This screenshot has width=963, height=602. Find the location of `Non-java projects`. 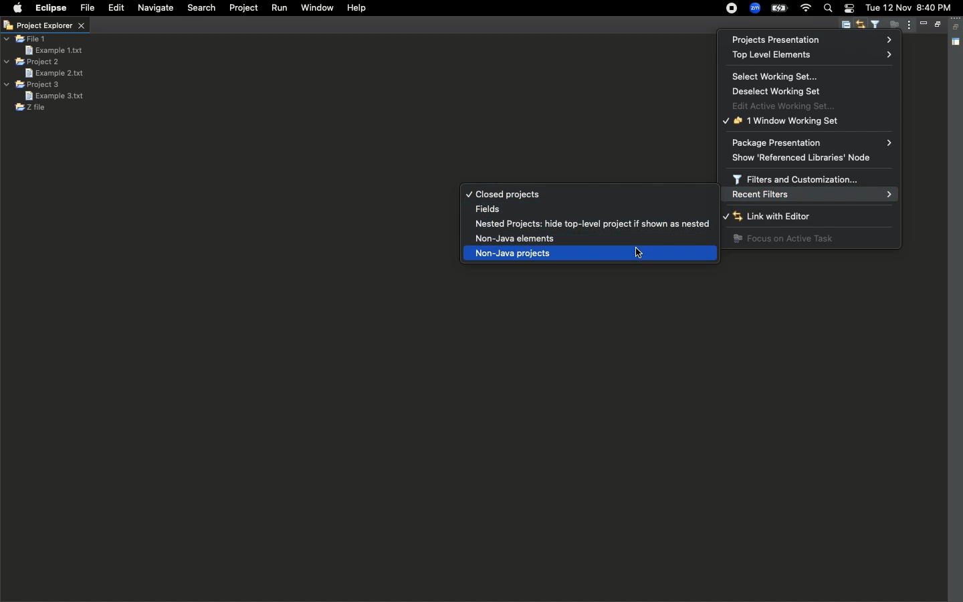

Non-java projects is located at coordinates (514, 254).